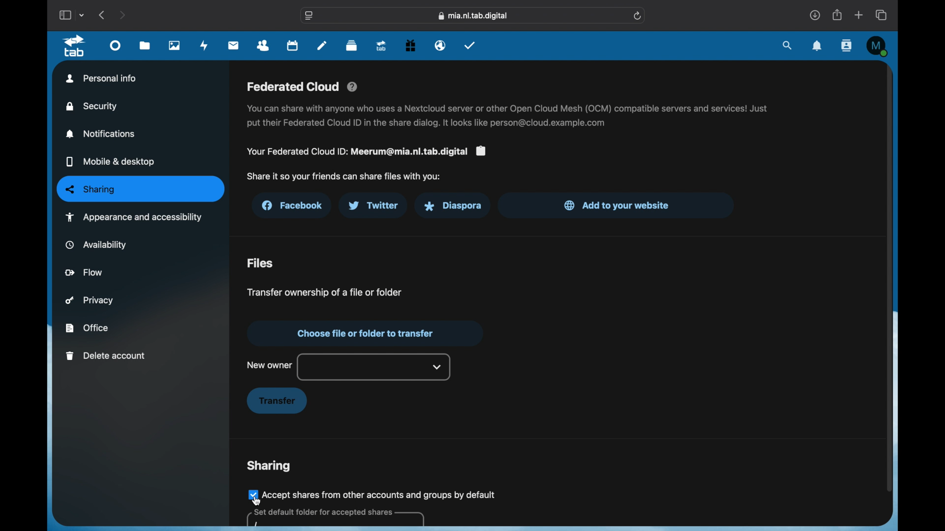 Image resolution: width=945 pixels, height=531 pixels. What do you see at coordinates (441, 46) in the screenshot?
I see `email` at bounding box center [441, 46].